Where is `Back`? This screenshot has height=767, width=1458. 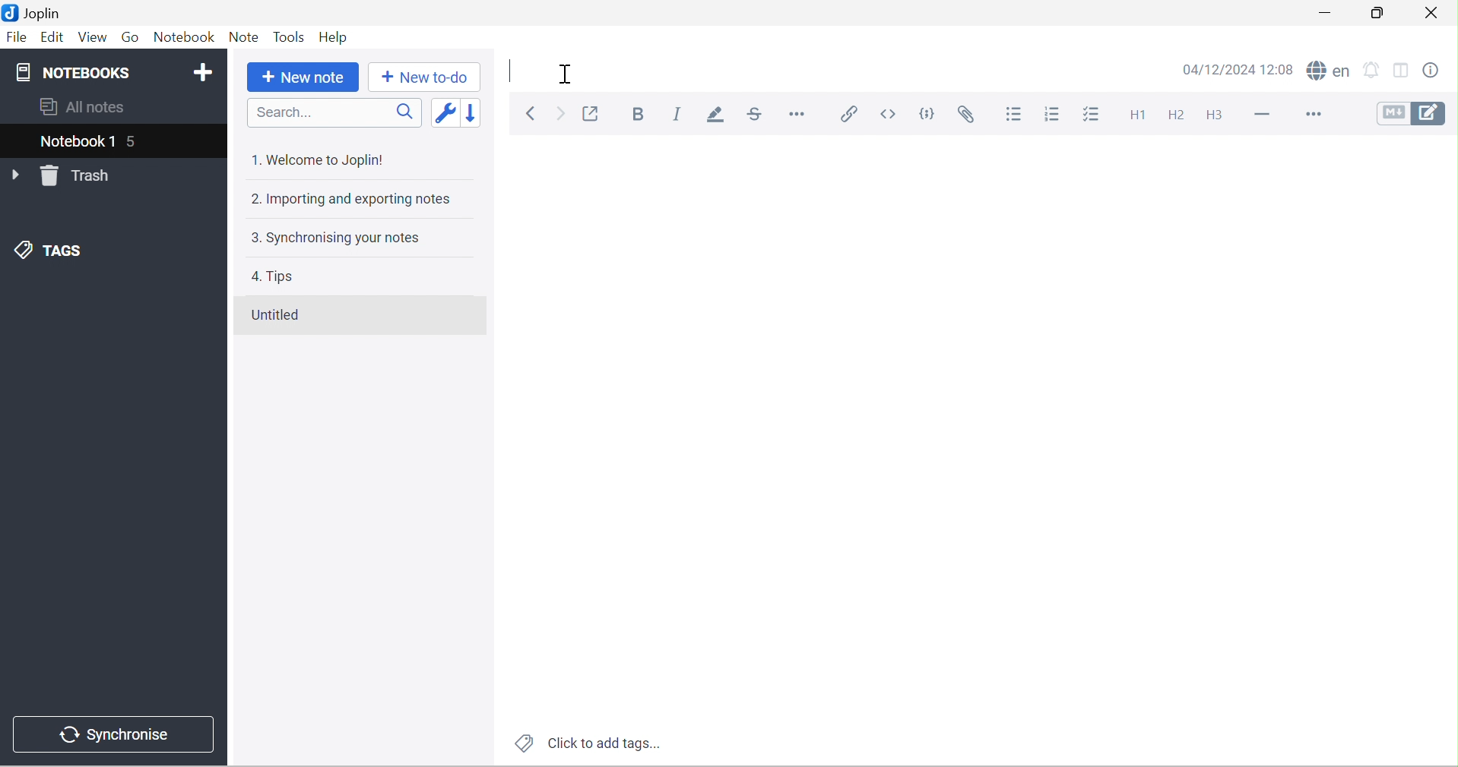
Back is located at coordinates (533, 113).